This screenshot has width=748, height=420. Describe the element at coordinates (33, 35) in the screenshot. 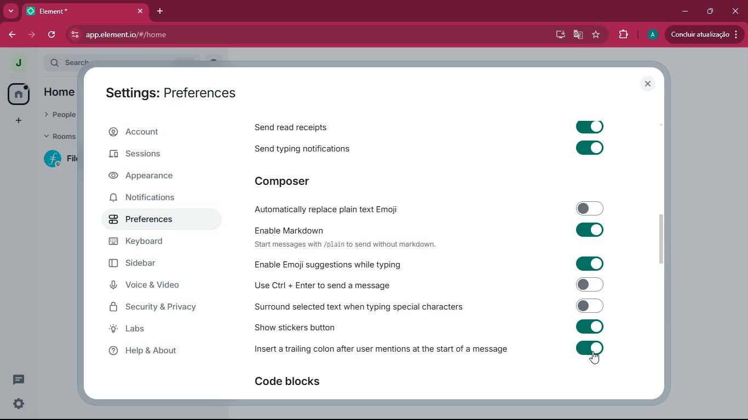

I see `forward` at that location.